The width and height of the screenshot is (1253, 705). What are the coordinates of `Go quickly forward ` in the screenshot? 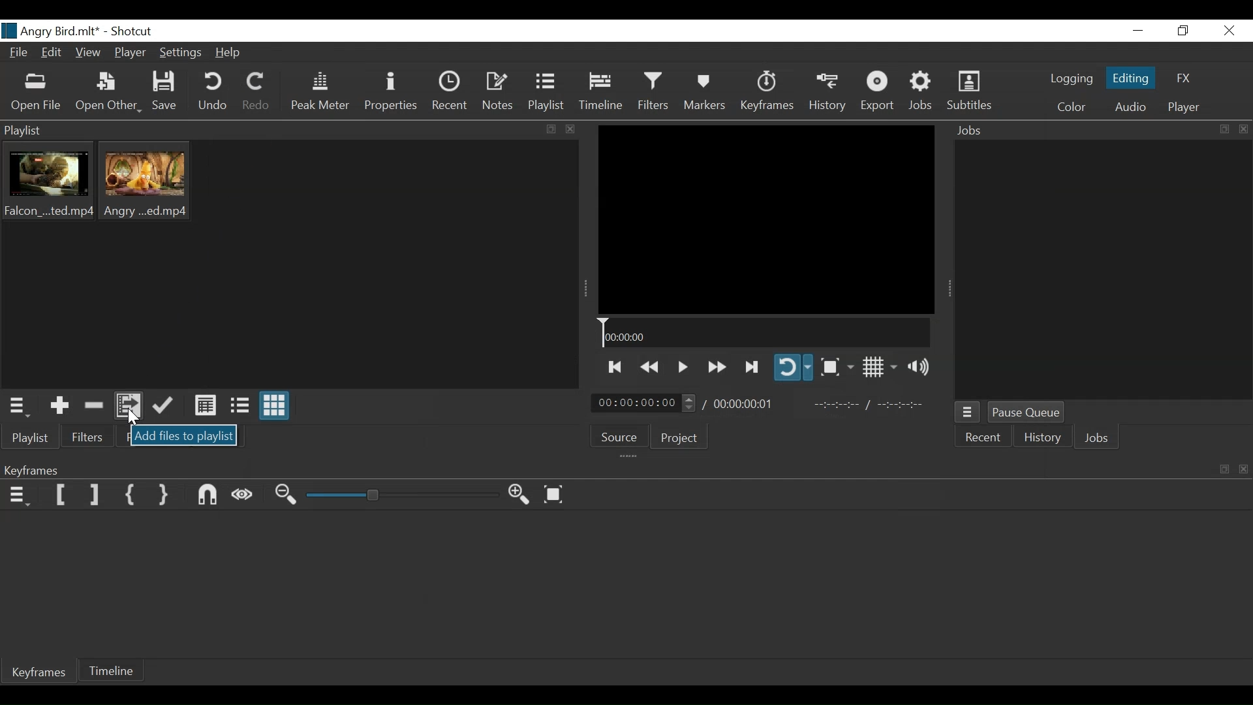 It's located at (716, 366).